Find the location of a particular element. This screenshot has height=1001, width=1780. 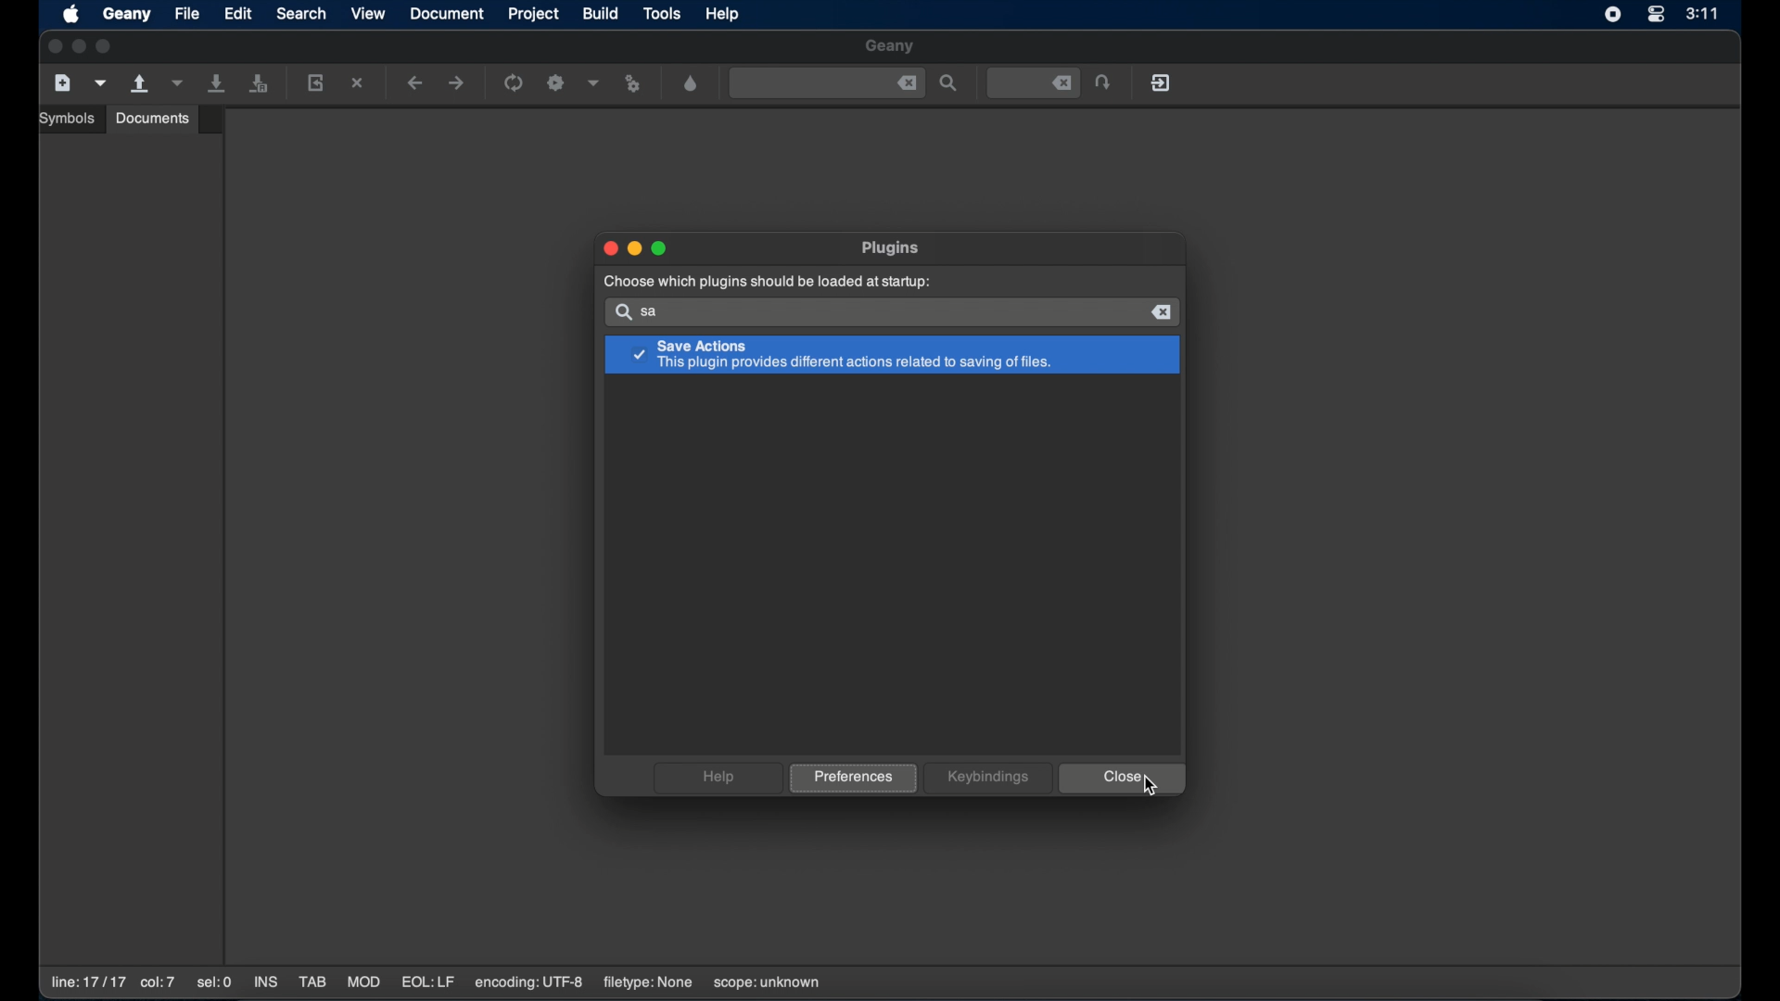

run or view the current file file is located at coordinates (636, 84).